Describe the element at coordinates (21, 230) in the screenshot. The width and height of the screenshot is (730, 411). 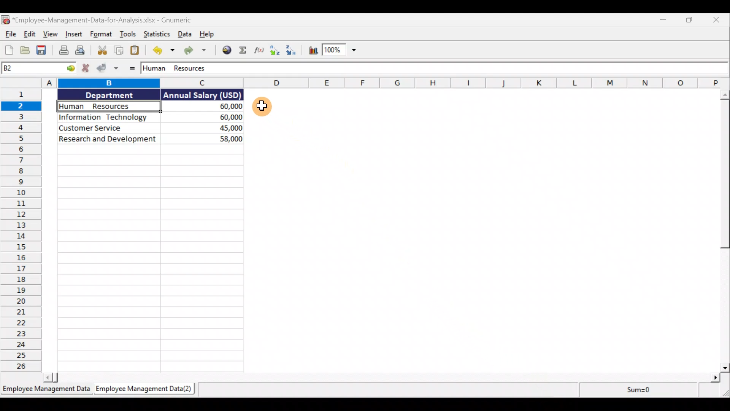
I see `Rows` at that location.